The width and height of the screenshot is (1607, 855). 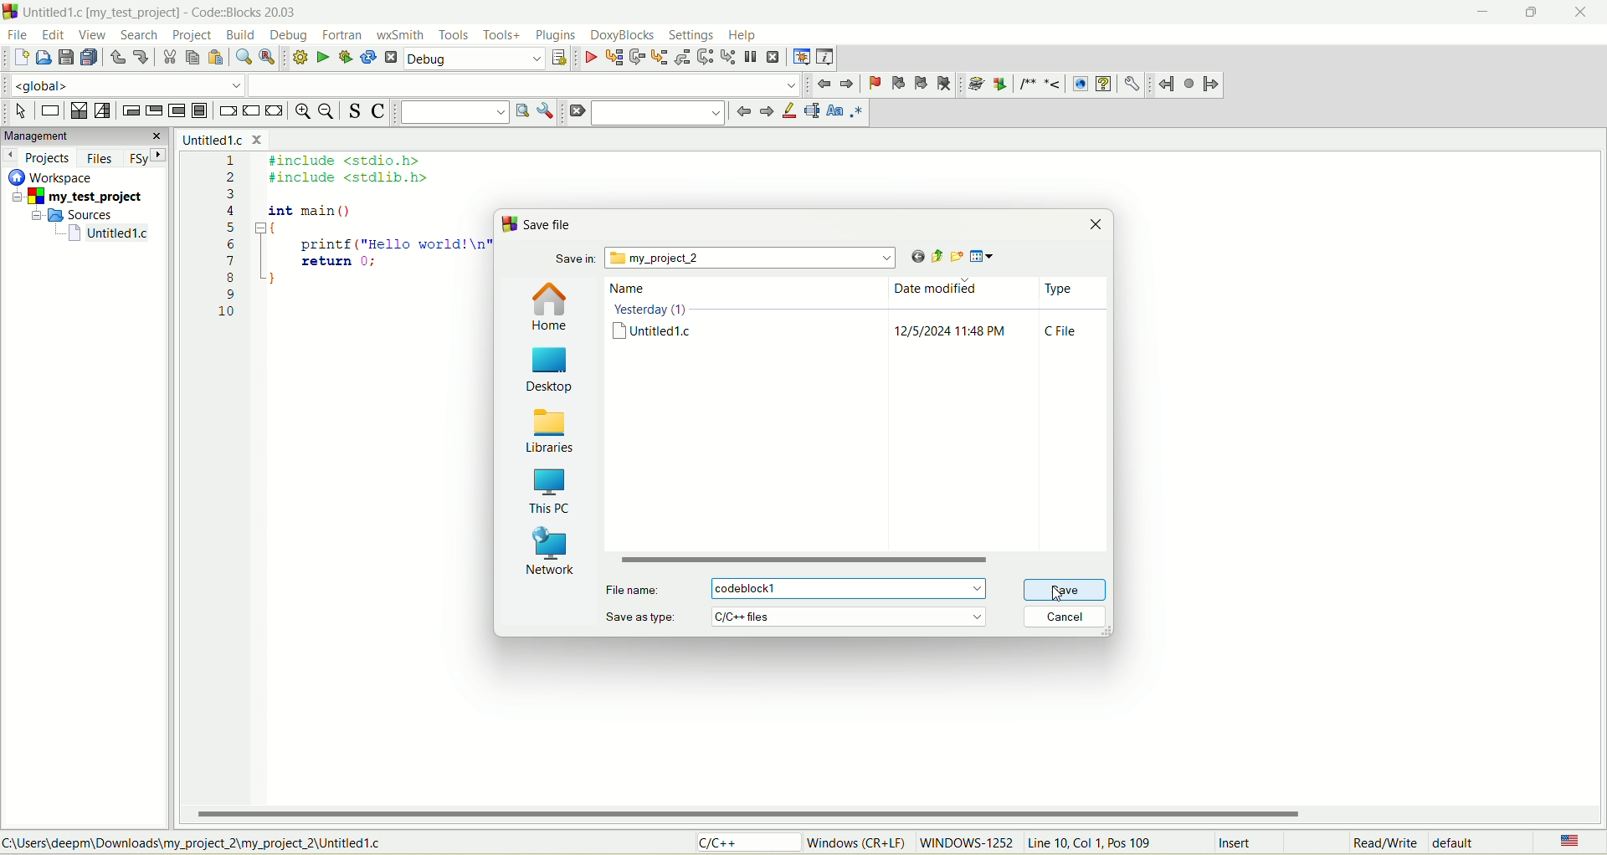 I want to click on file name added, so click(x=855, y=588).